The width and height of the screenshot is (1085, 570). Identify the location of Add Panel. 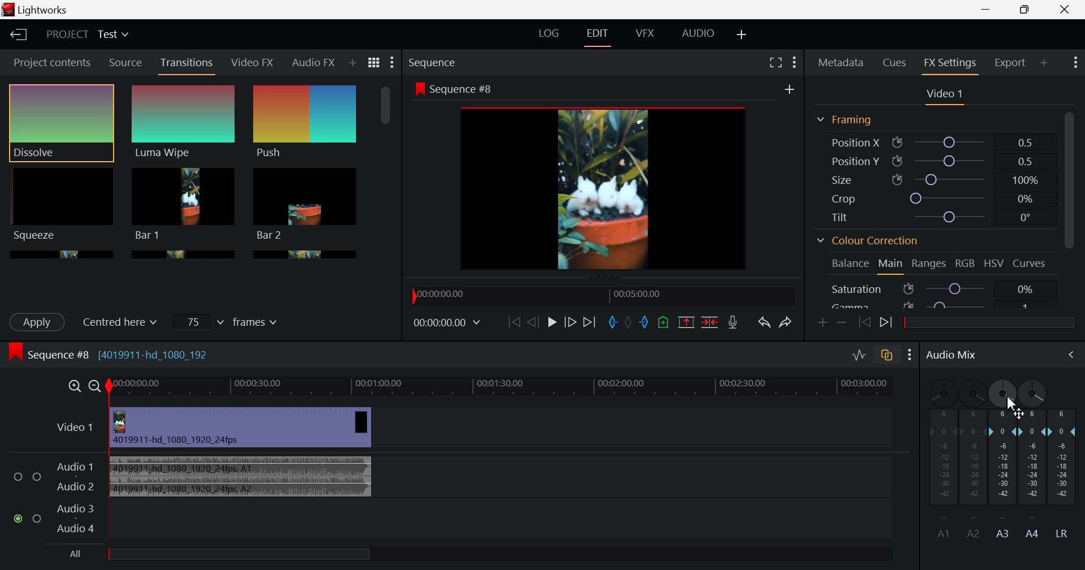
(353, 63).